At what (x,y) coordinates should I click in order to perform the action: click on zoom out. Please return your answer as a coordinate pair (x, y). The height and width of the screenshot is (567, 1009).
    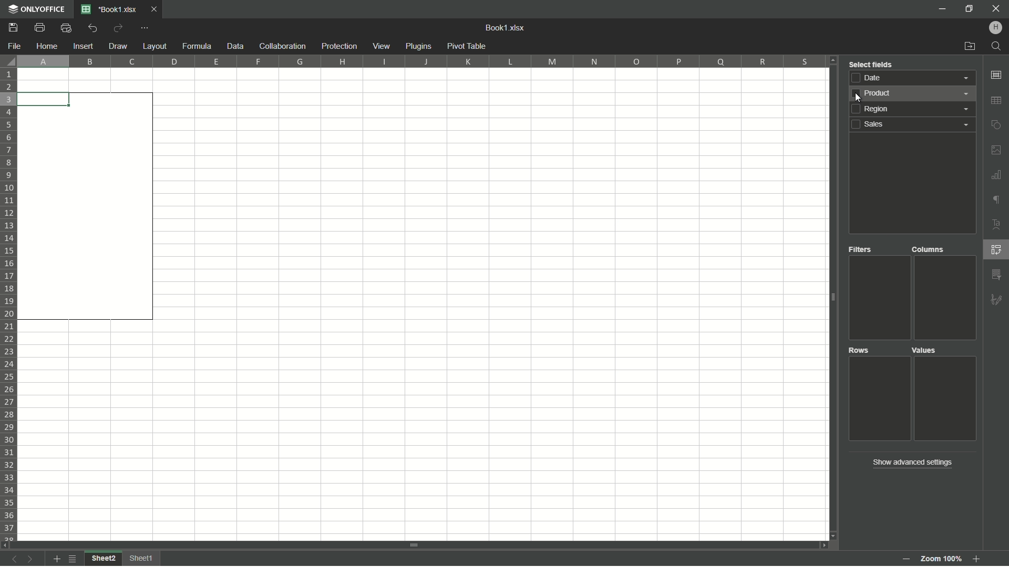
    Looking at the image, I should click on (904, 559).